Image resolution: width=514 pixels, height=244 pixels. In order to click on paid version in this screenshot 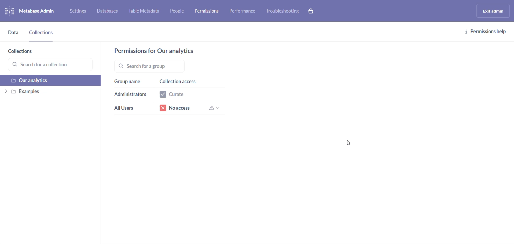, I will do `click(313, 11)`.